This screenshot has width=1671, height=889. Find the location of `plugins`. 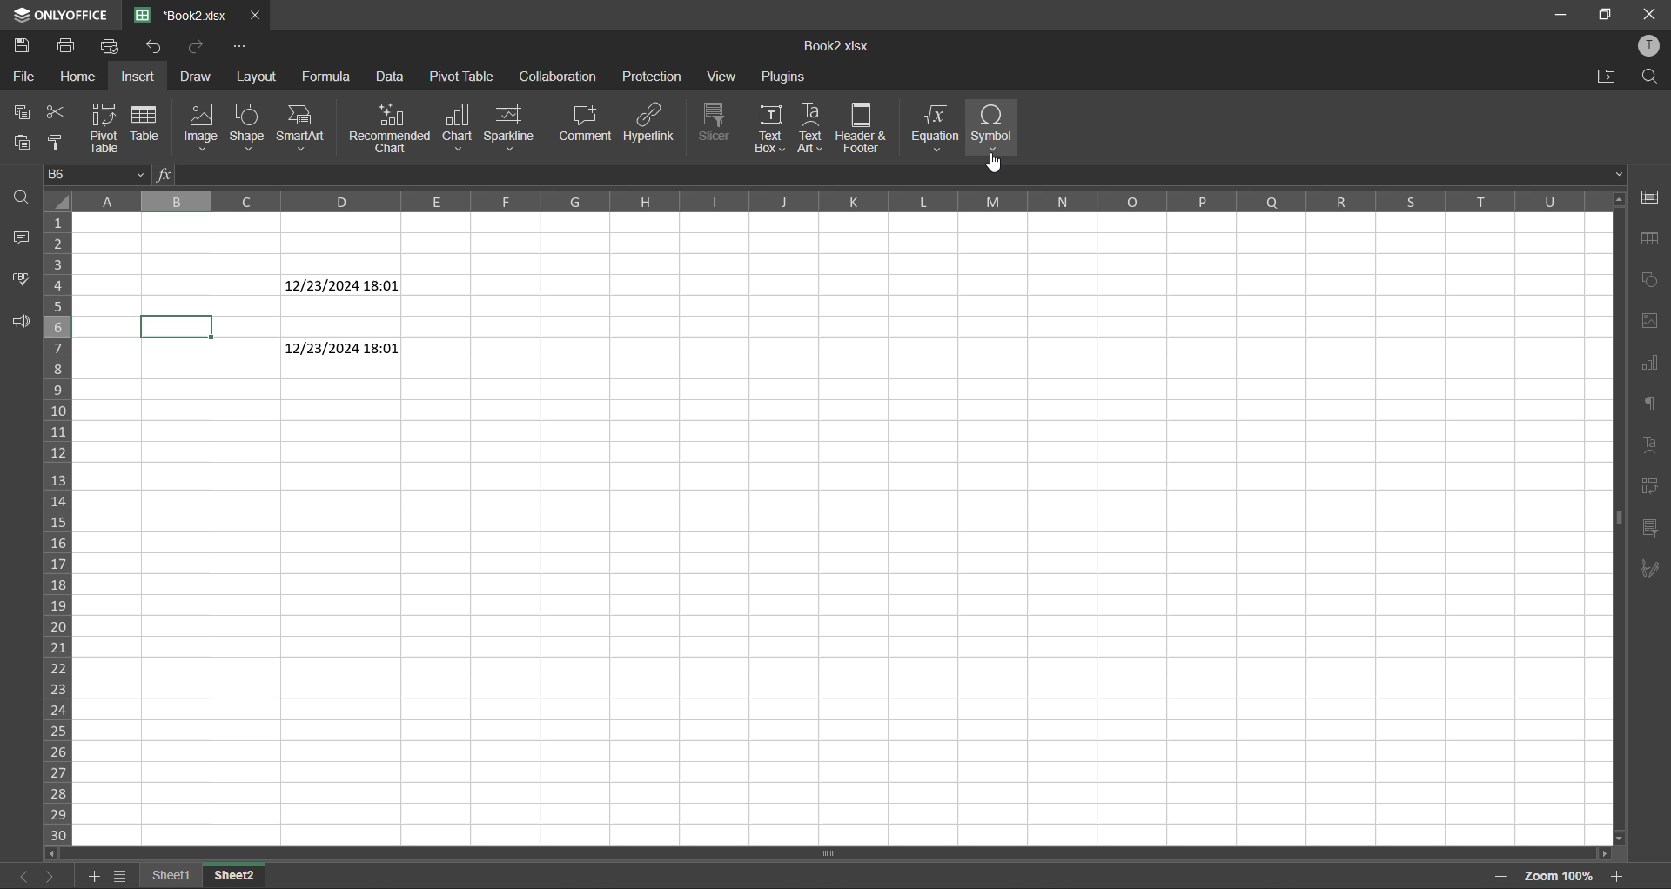

plugins is located at coordinates (783, 77).